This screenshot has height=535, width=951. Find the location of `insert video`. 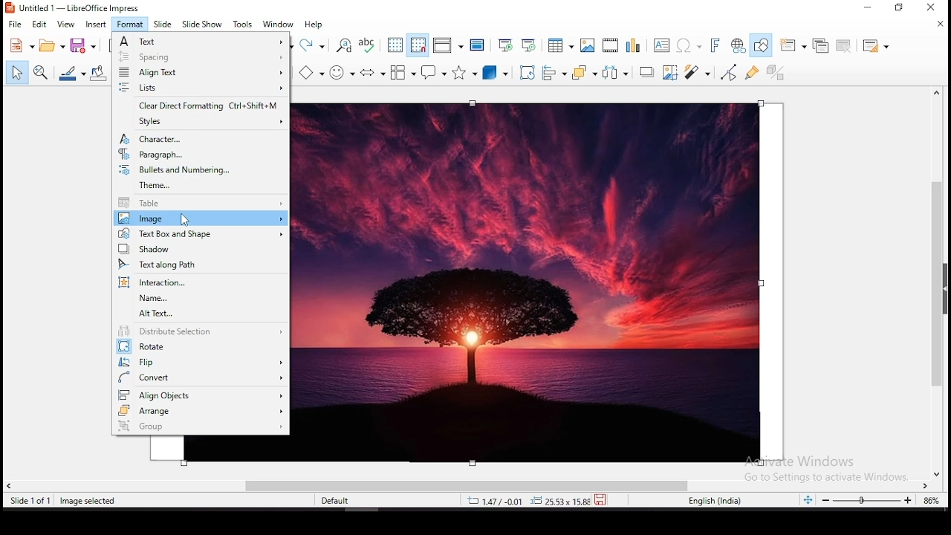

insert video is located at coordinates (610, 46).